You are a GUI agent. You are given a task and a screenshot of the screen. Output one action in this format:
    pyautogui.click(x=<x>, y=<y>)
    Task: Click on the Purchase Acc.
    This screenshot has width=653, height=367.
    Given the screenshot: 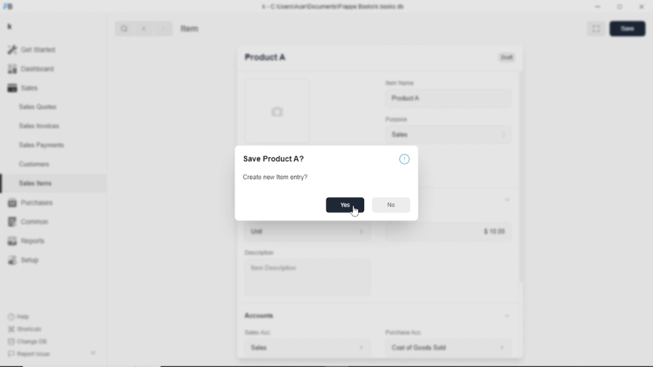 What is the action you would take?
    pyautogui.click(x=403, y=333)
    